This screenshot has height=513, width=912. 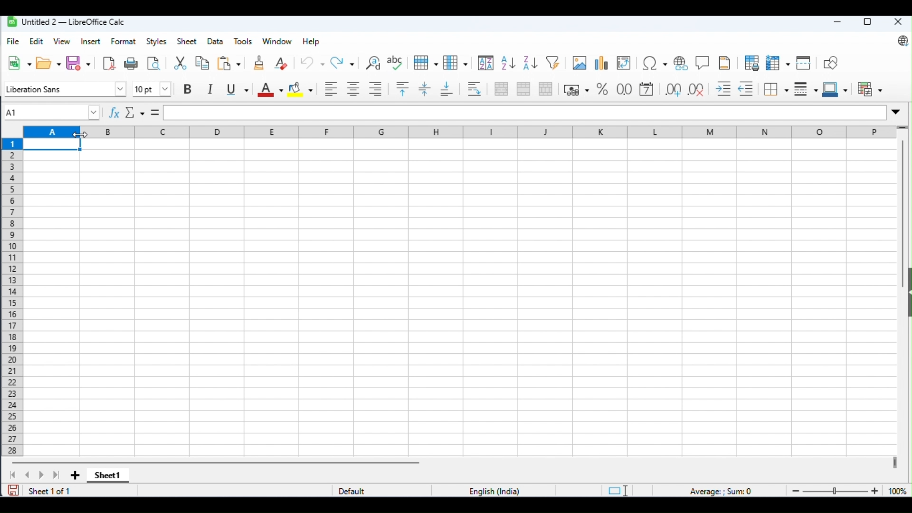 I want to click on update, so click(x=900, y=41).